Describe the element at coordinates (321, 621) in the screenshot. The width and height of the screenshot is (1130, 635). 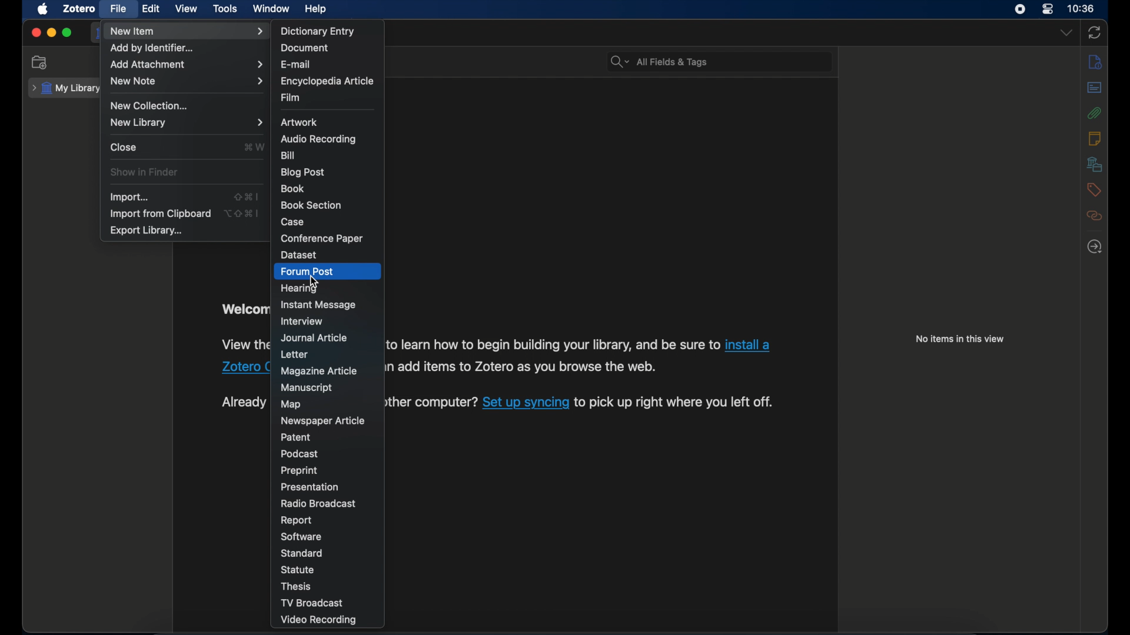
I see `video recording` at that location.